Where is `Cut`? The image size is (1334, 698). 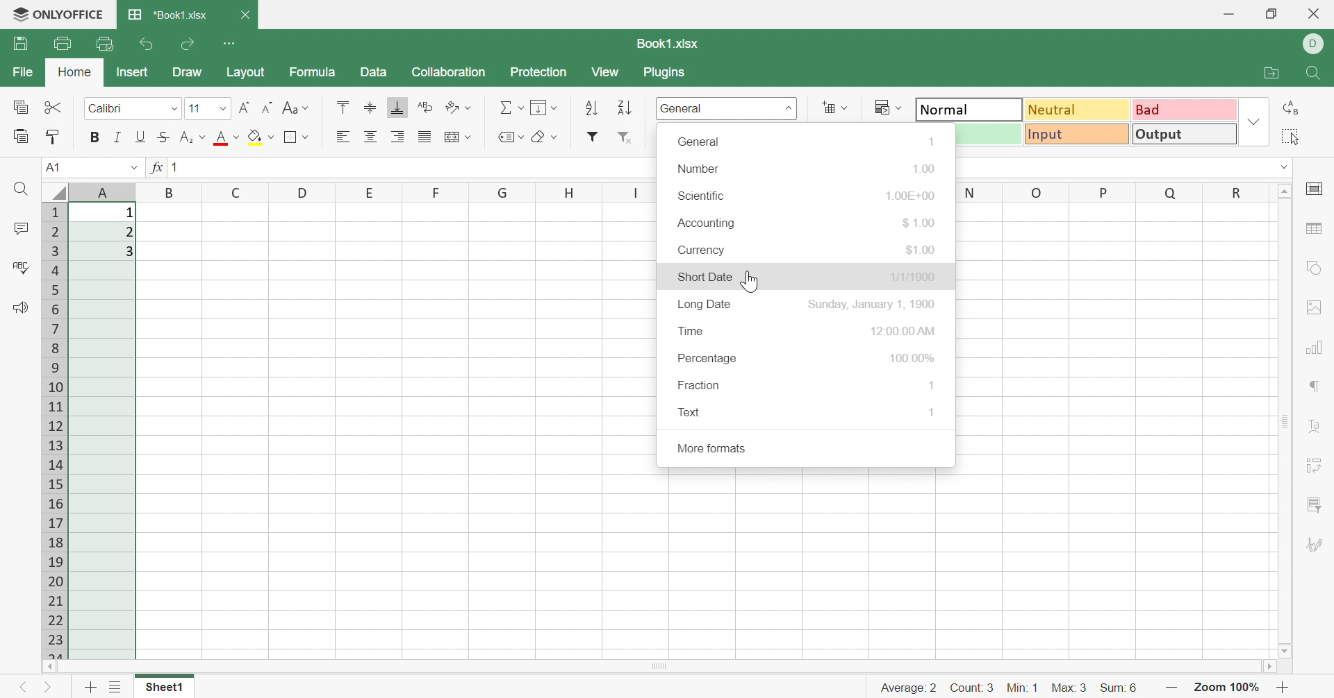
Cut is located at coordinates (56, 107).